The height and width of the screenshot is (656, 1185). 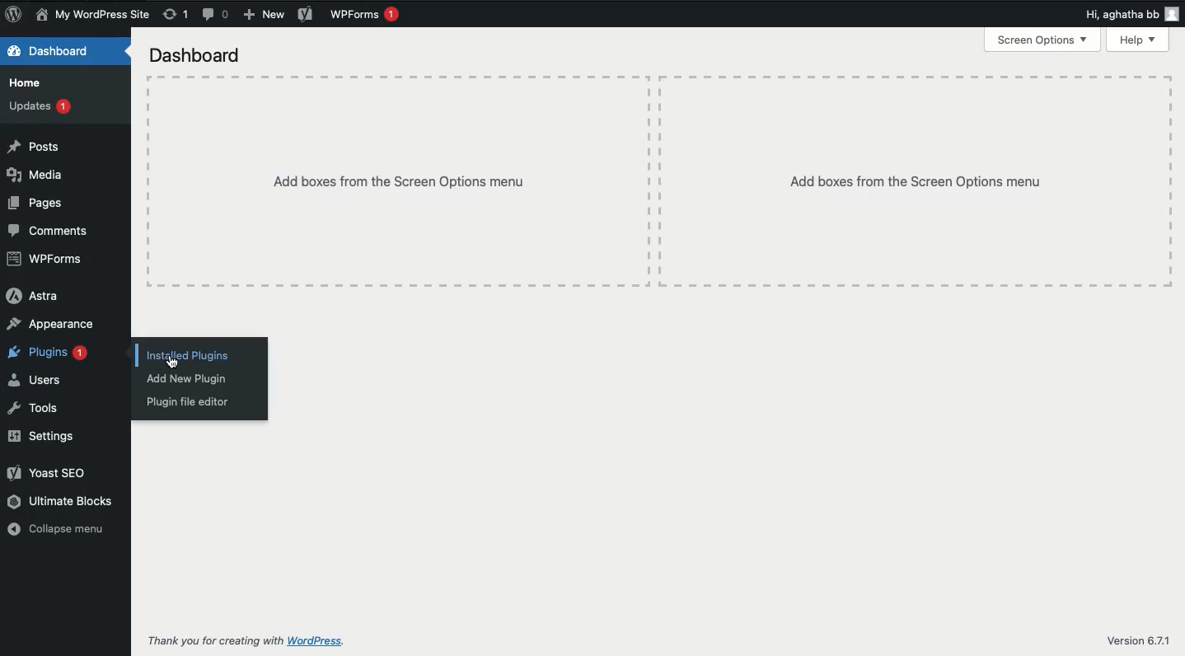 I want to click on Settings, so click(x=47, y=438).